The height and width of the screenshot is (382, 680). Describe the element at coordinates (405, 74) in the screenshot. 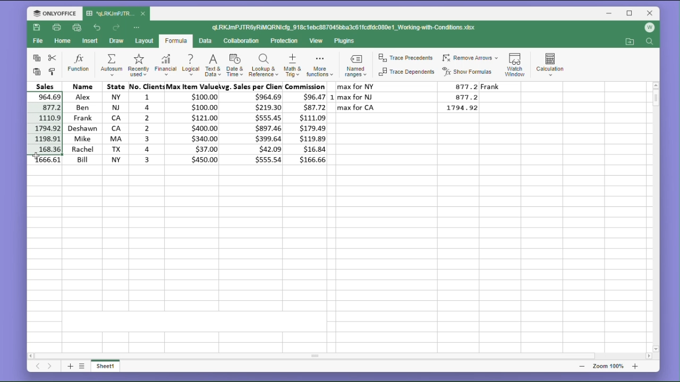

I see `trace dependents` at that location.